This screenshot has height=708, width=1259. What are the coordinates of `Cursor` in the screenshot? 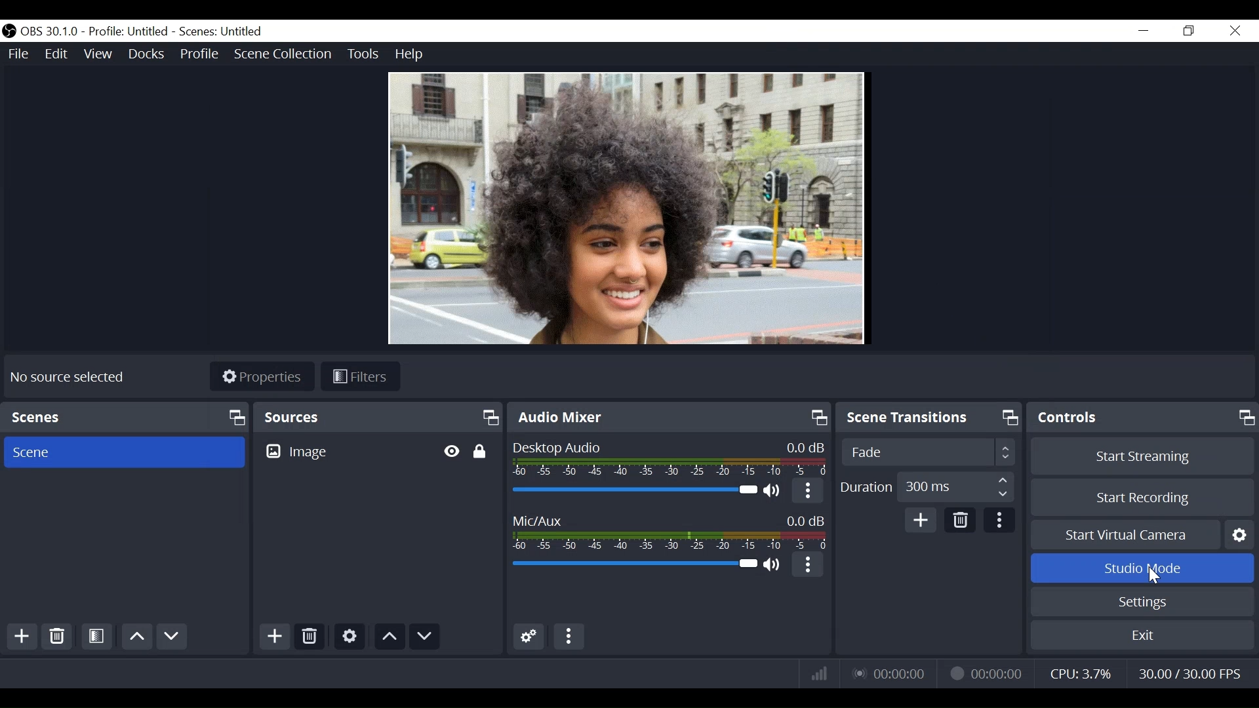 It's located at (1153, 576).